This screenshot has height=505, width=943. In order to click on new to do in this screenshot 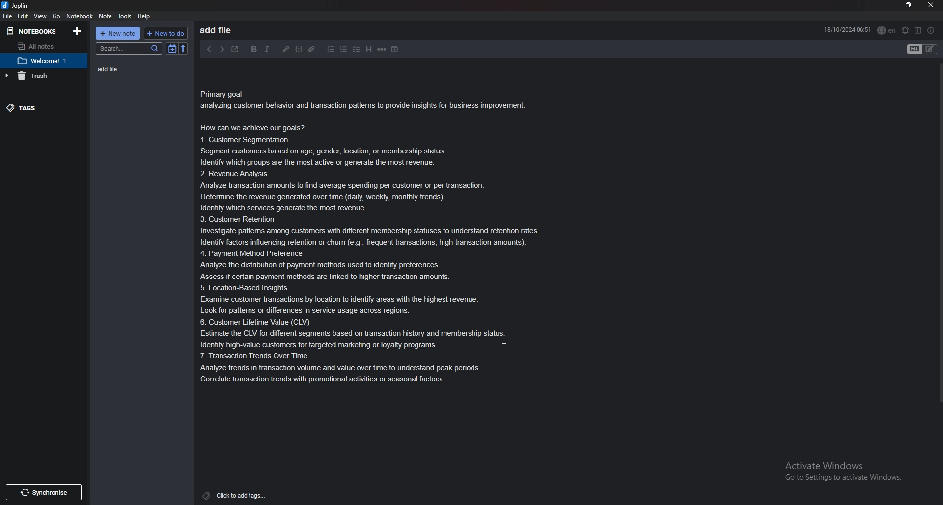, I will do `click(167, 34)`.